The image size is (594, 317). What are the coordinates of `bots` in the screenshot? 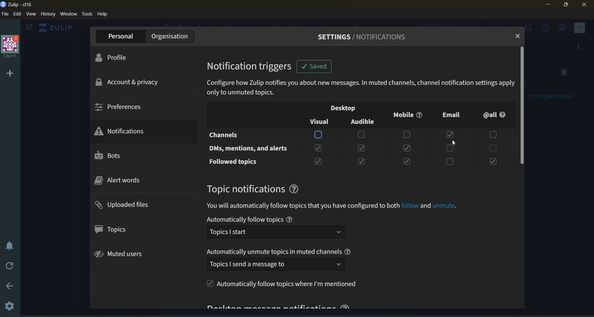 It's located at (110, 156).